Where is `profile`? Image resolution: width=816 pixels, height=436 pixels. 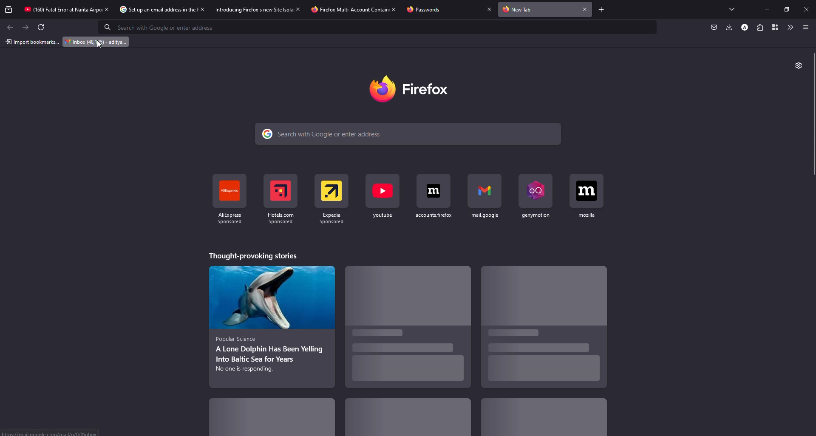
profile is located at coordinates (744, 27).